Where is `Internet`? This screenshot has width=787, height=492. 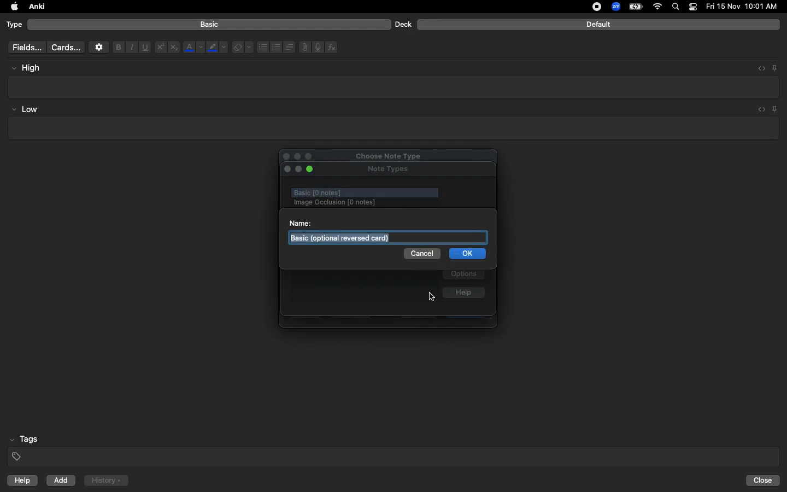
Internet is located at coordinates (659, 7).